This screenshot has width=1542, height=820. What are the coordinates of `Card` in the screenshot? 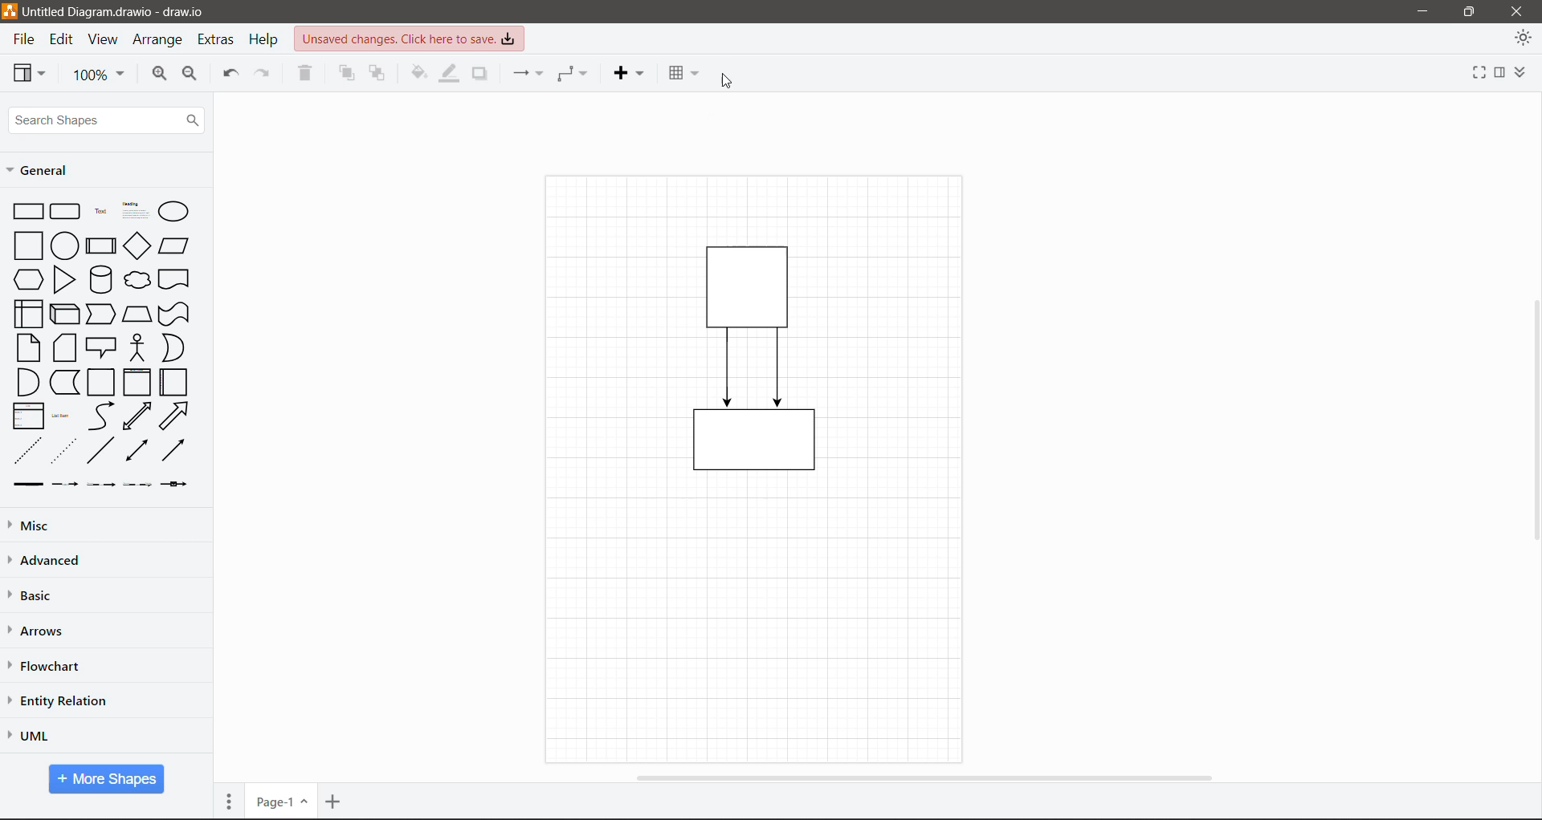 It's located at (64, 347).